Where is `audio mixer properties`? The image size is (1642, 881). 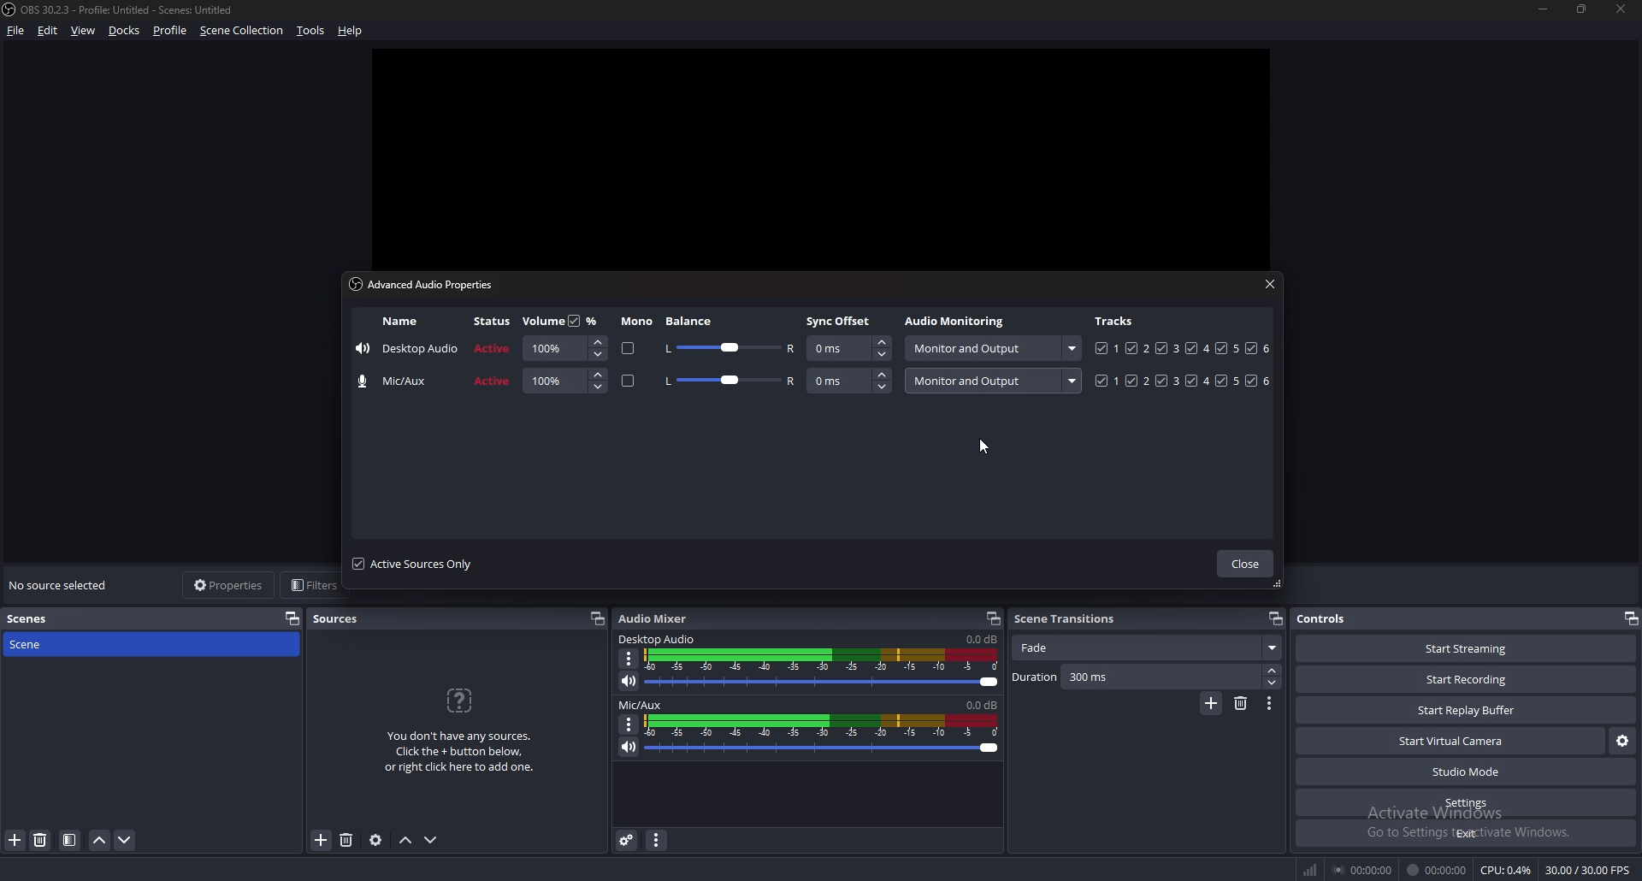 audio mixer properties is located at coordinates (658, 841).